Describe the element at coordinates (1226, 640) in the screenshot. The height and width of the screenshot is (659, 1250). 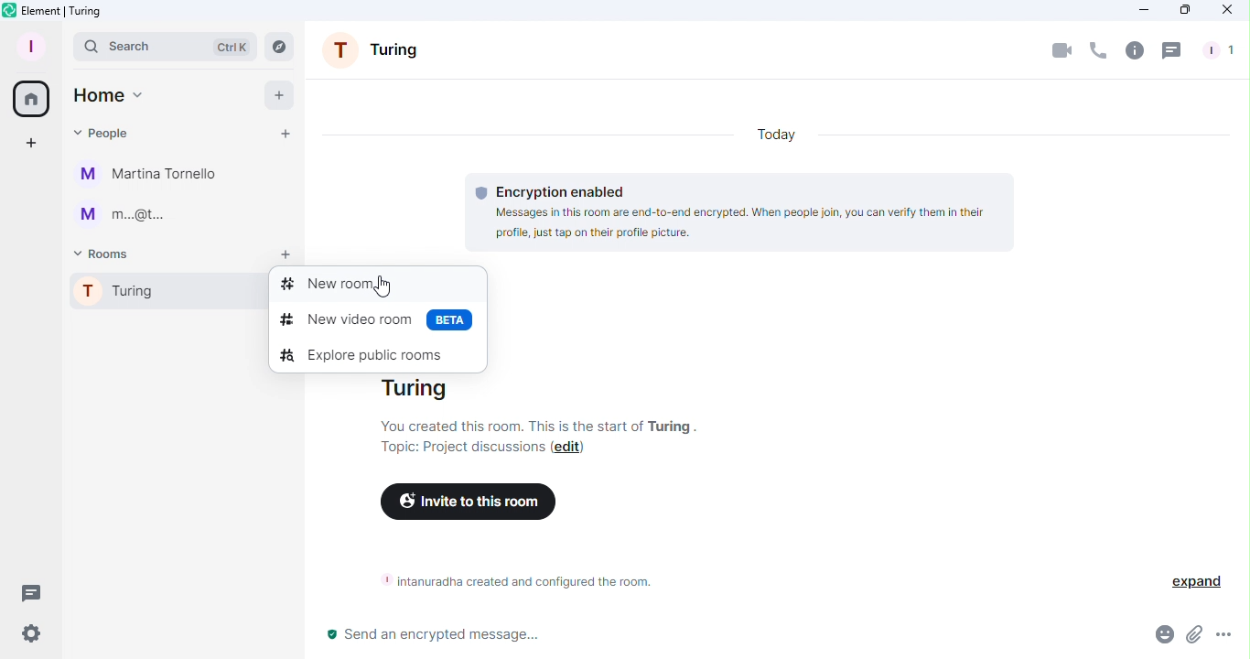
I see `More options` at that location.